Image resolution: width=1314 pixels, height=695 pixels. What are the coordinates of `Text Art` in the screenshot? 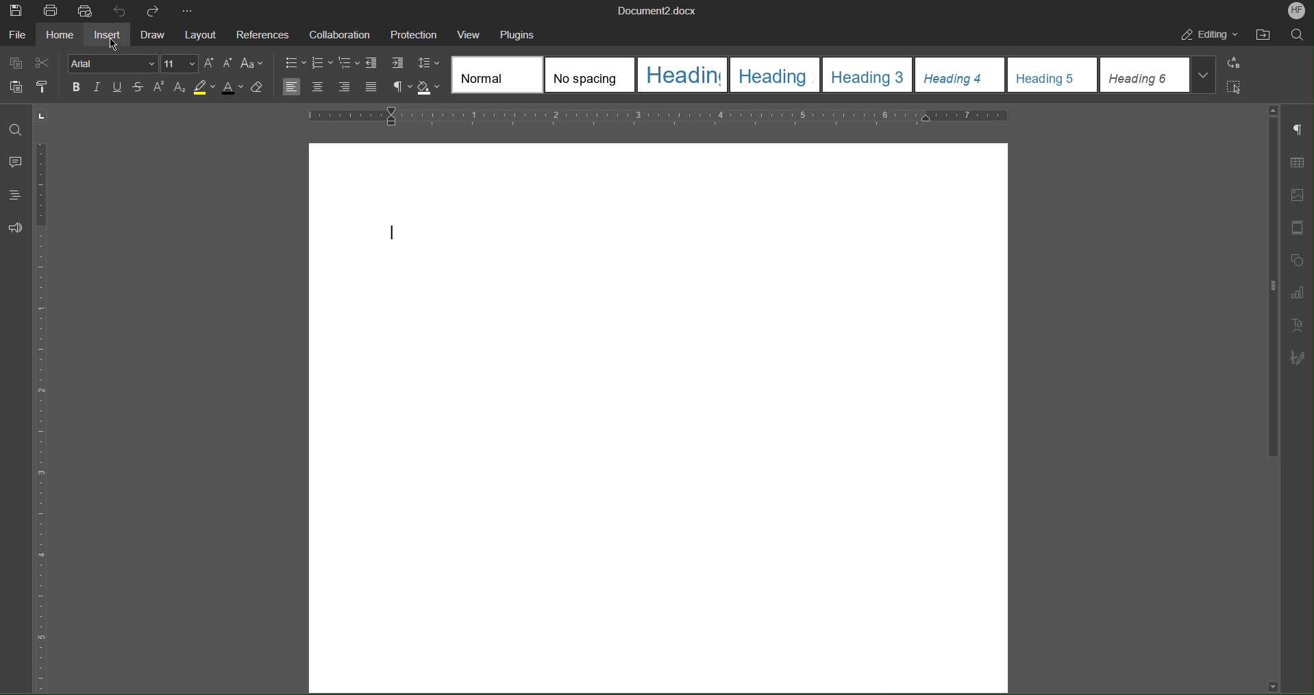 It's located at (1296, 325).